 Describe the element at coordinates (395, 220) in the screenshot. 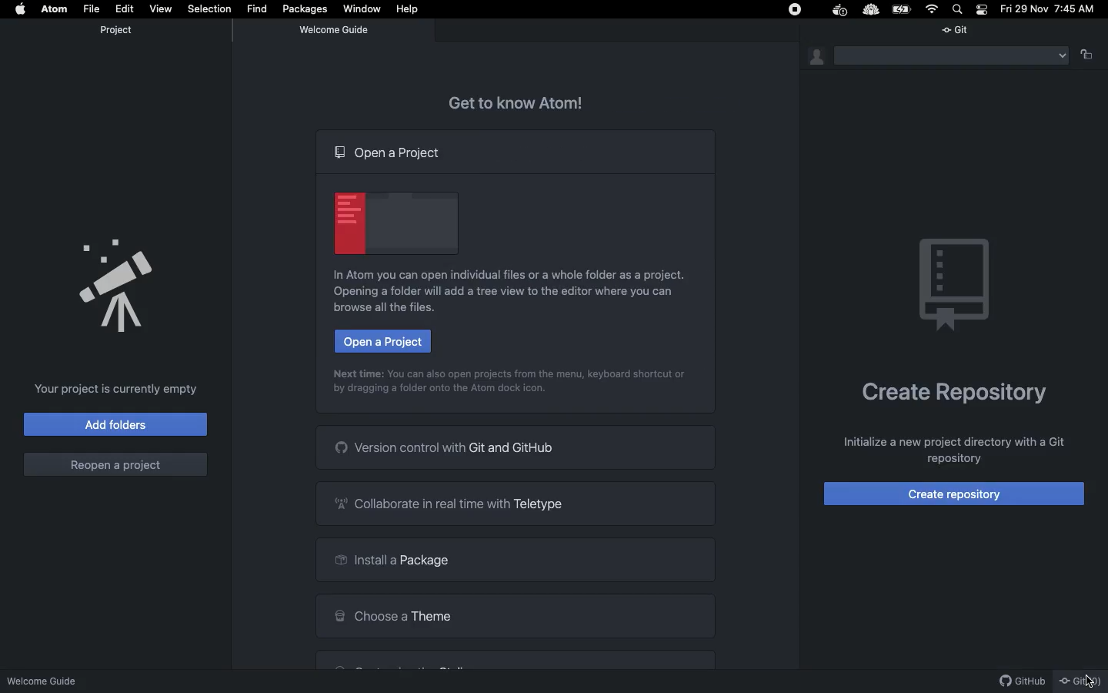

I see `Emblem` at that location.